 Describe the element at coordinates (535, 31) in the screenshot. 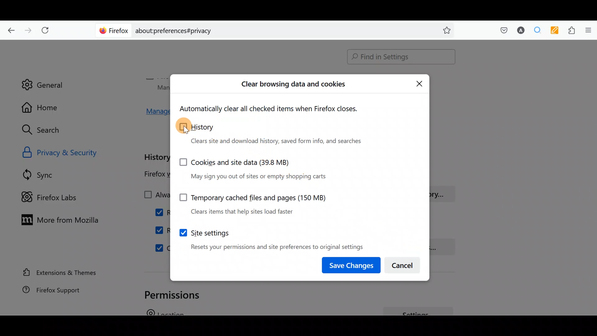

I see `Multiple search & highlight` at that location.